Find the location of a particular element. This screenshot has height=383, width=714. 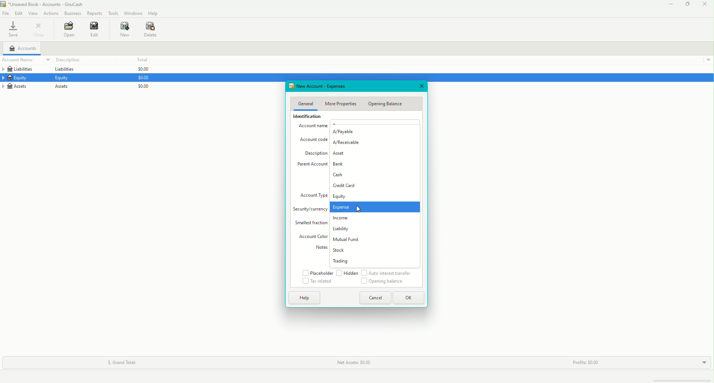

Edit is located at coordinates (96, 30).